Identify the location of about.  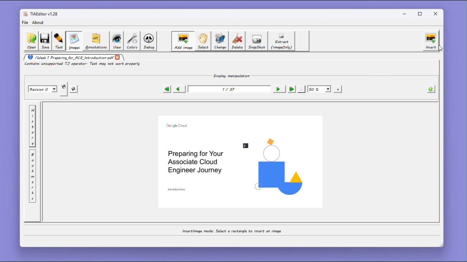
(39, 23).